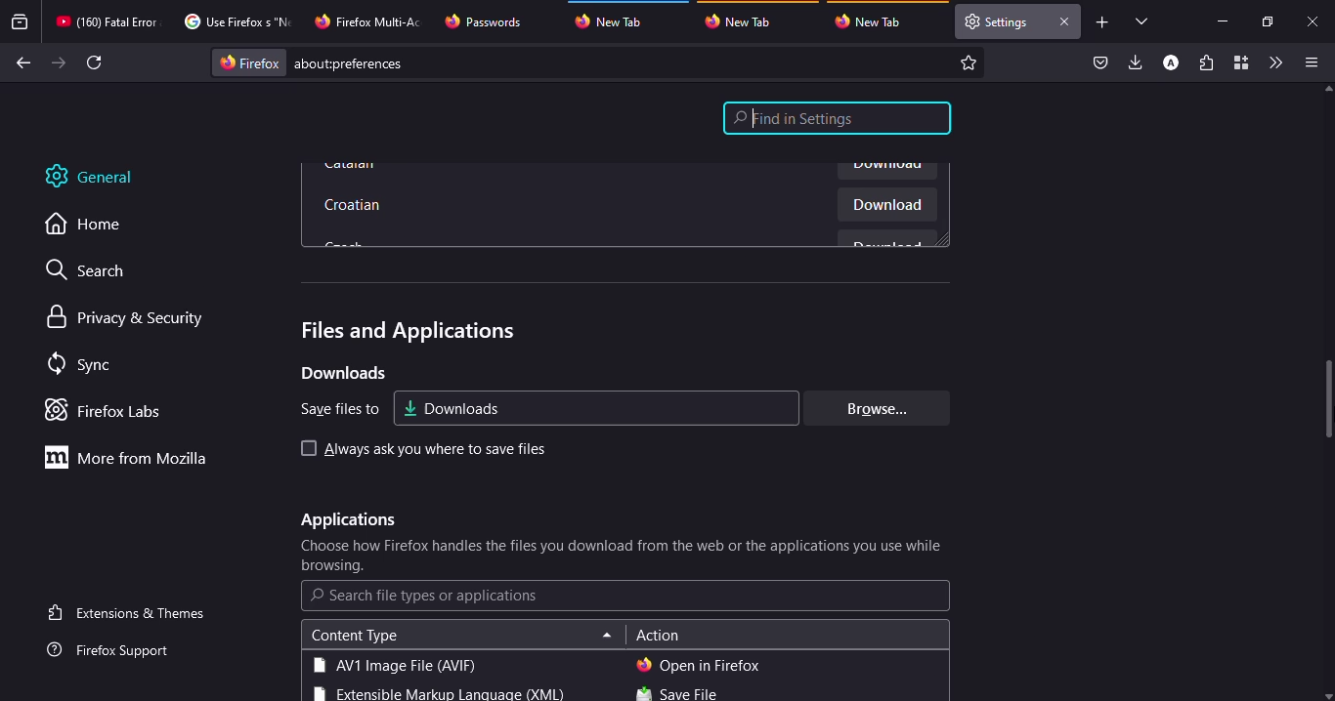 The image size is (1335, 701). Describe the element at coordinates (1314, 22) in the screenshot. I see `close` at that location.